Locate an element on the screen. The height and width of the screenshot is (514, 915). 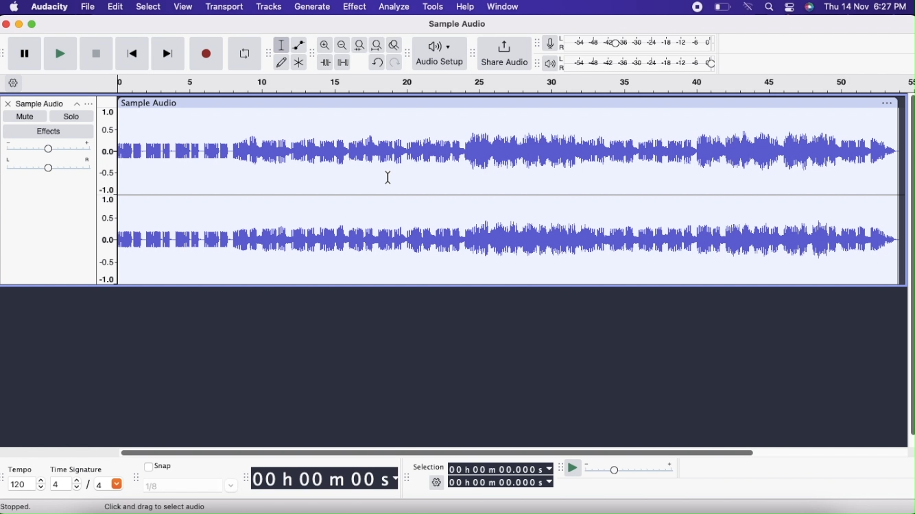
Close is located at coordinates (6, 25).